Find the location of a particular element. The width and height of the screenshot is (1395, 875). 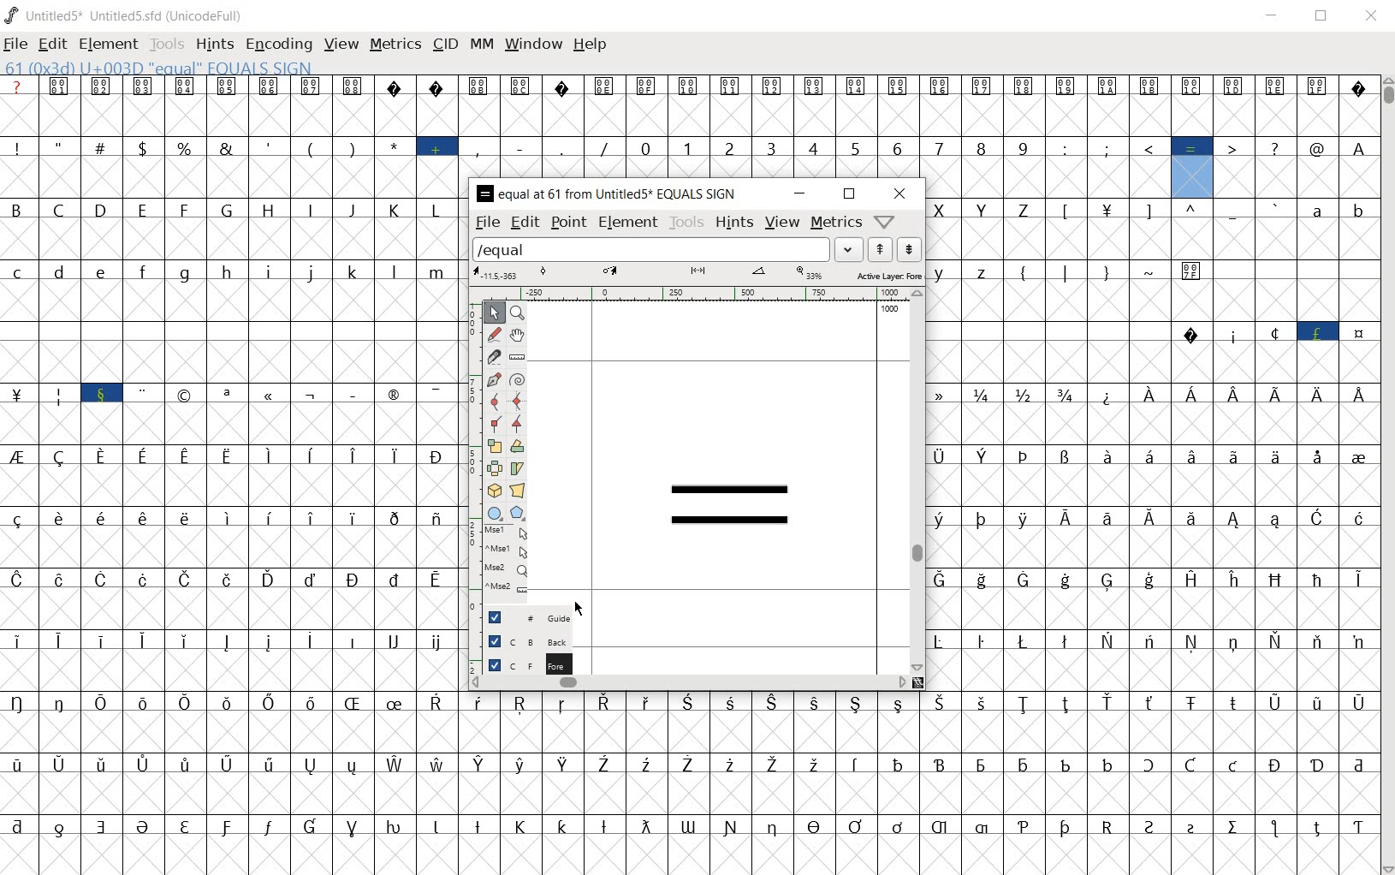

mm is located at coordinates (482, 45).